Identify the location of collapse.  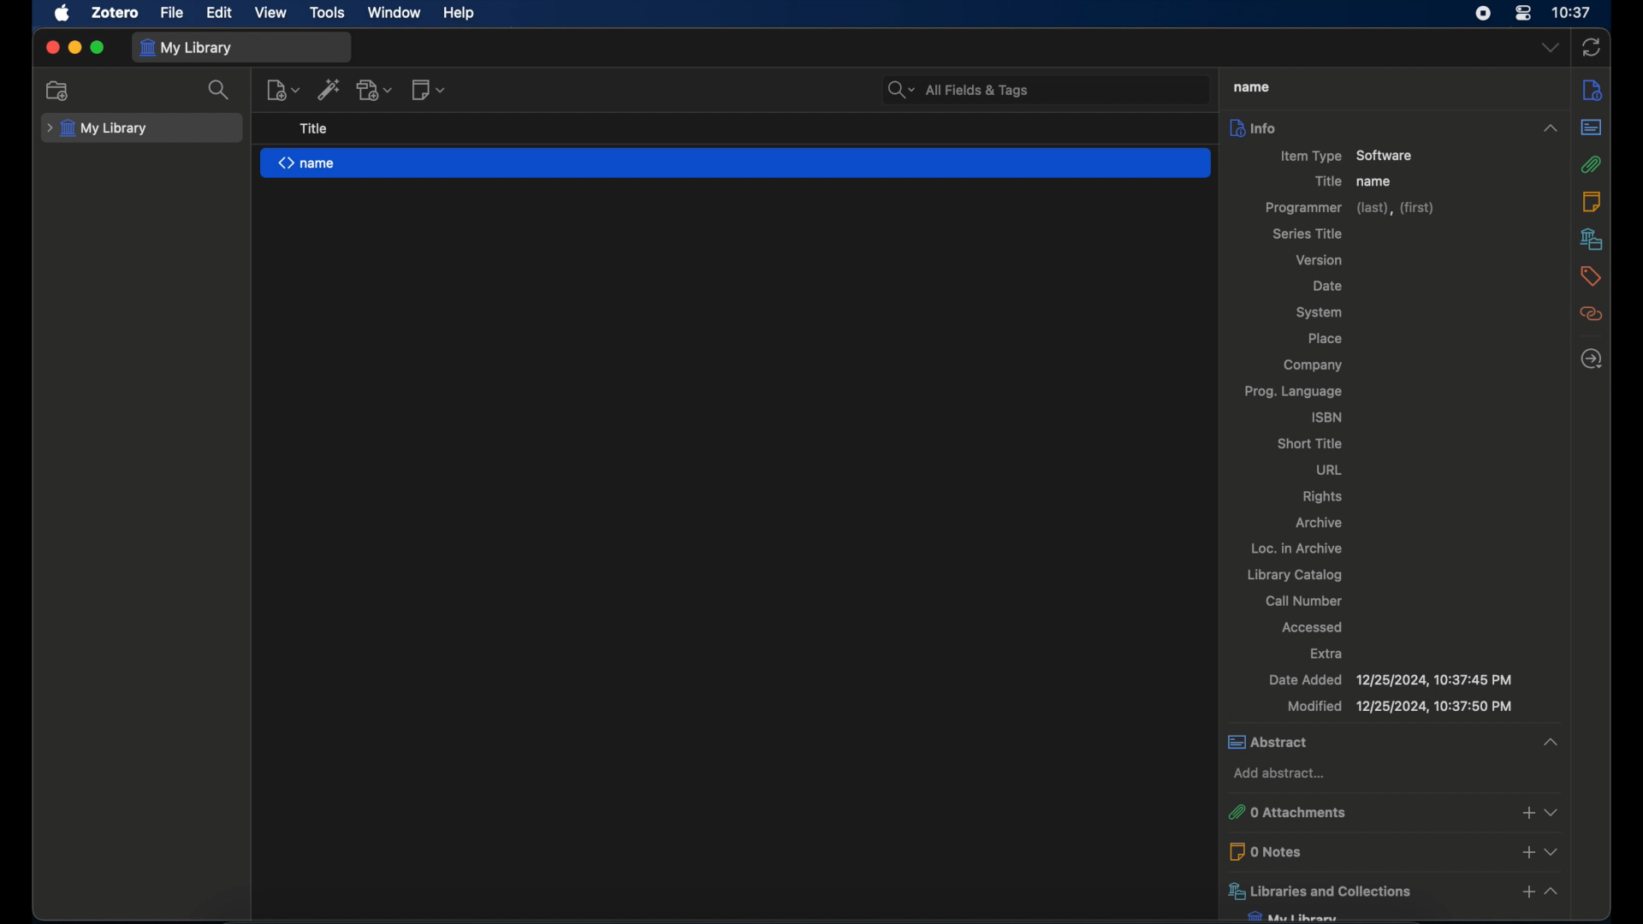
(1546, 740).